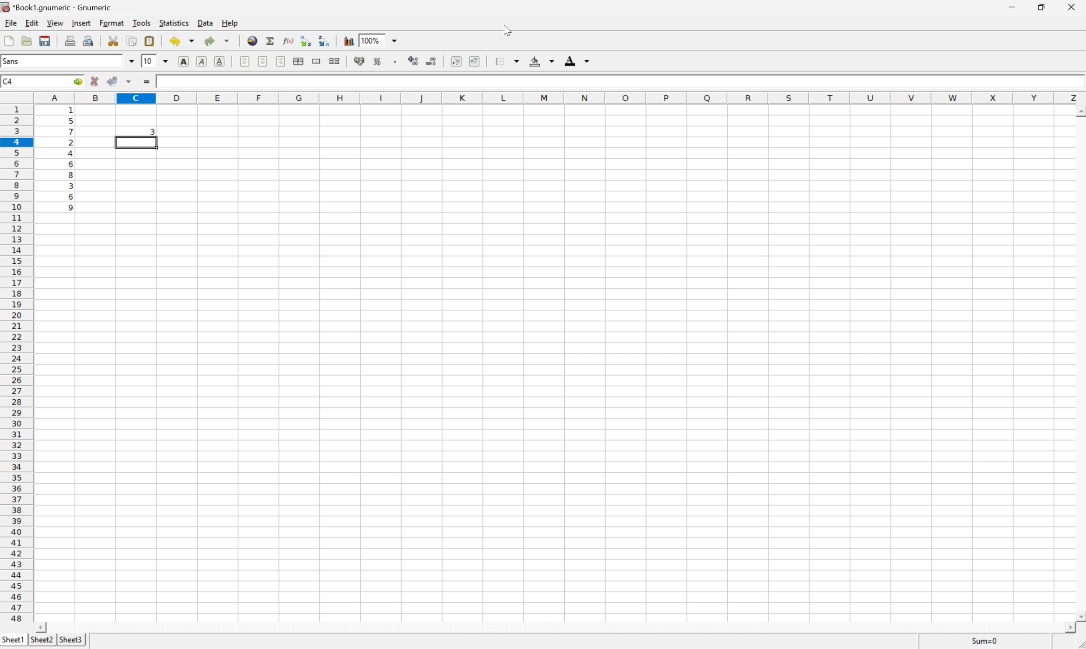  What do you see at coordinates (55, 22) in the screenshot?
I see `view` at bounding box center [55, 22].